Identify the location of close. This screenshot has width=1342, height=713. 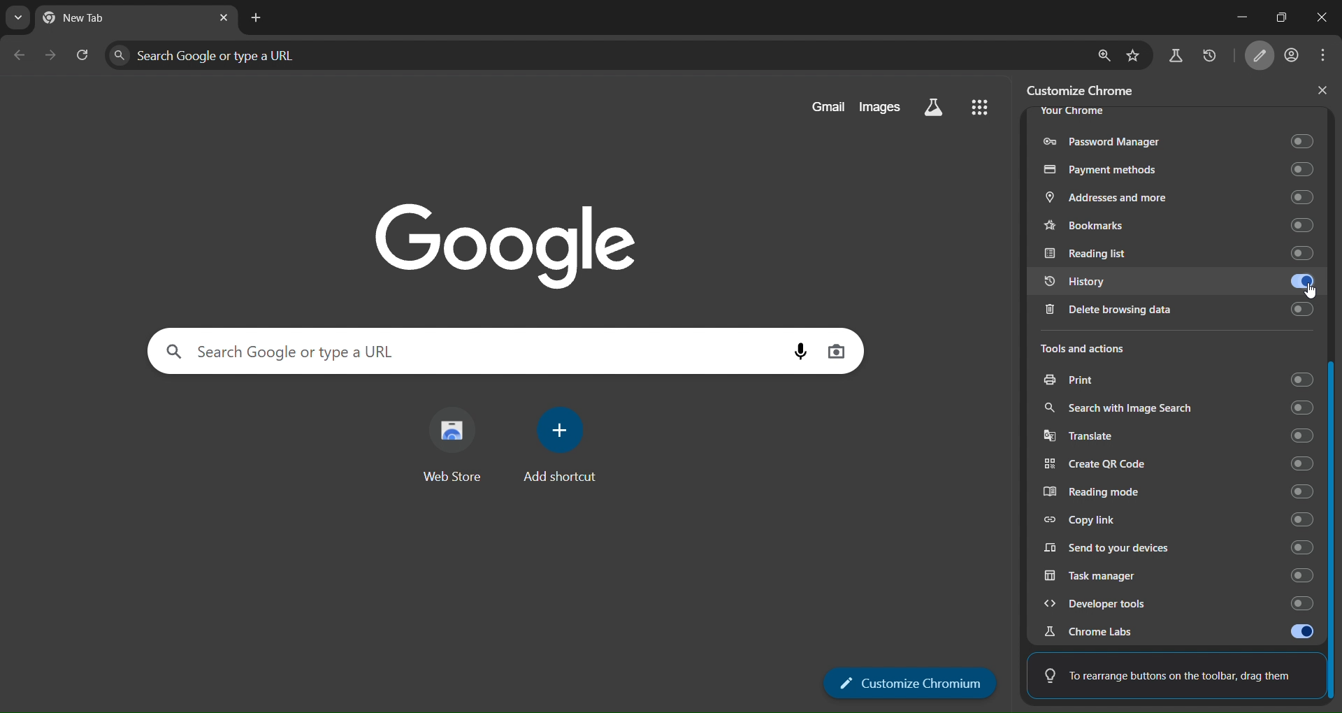
(1316, 18).